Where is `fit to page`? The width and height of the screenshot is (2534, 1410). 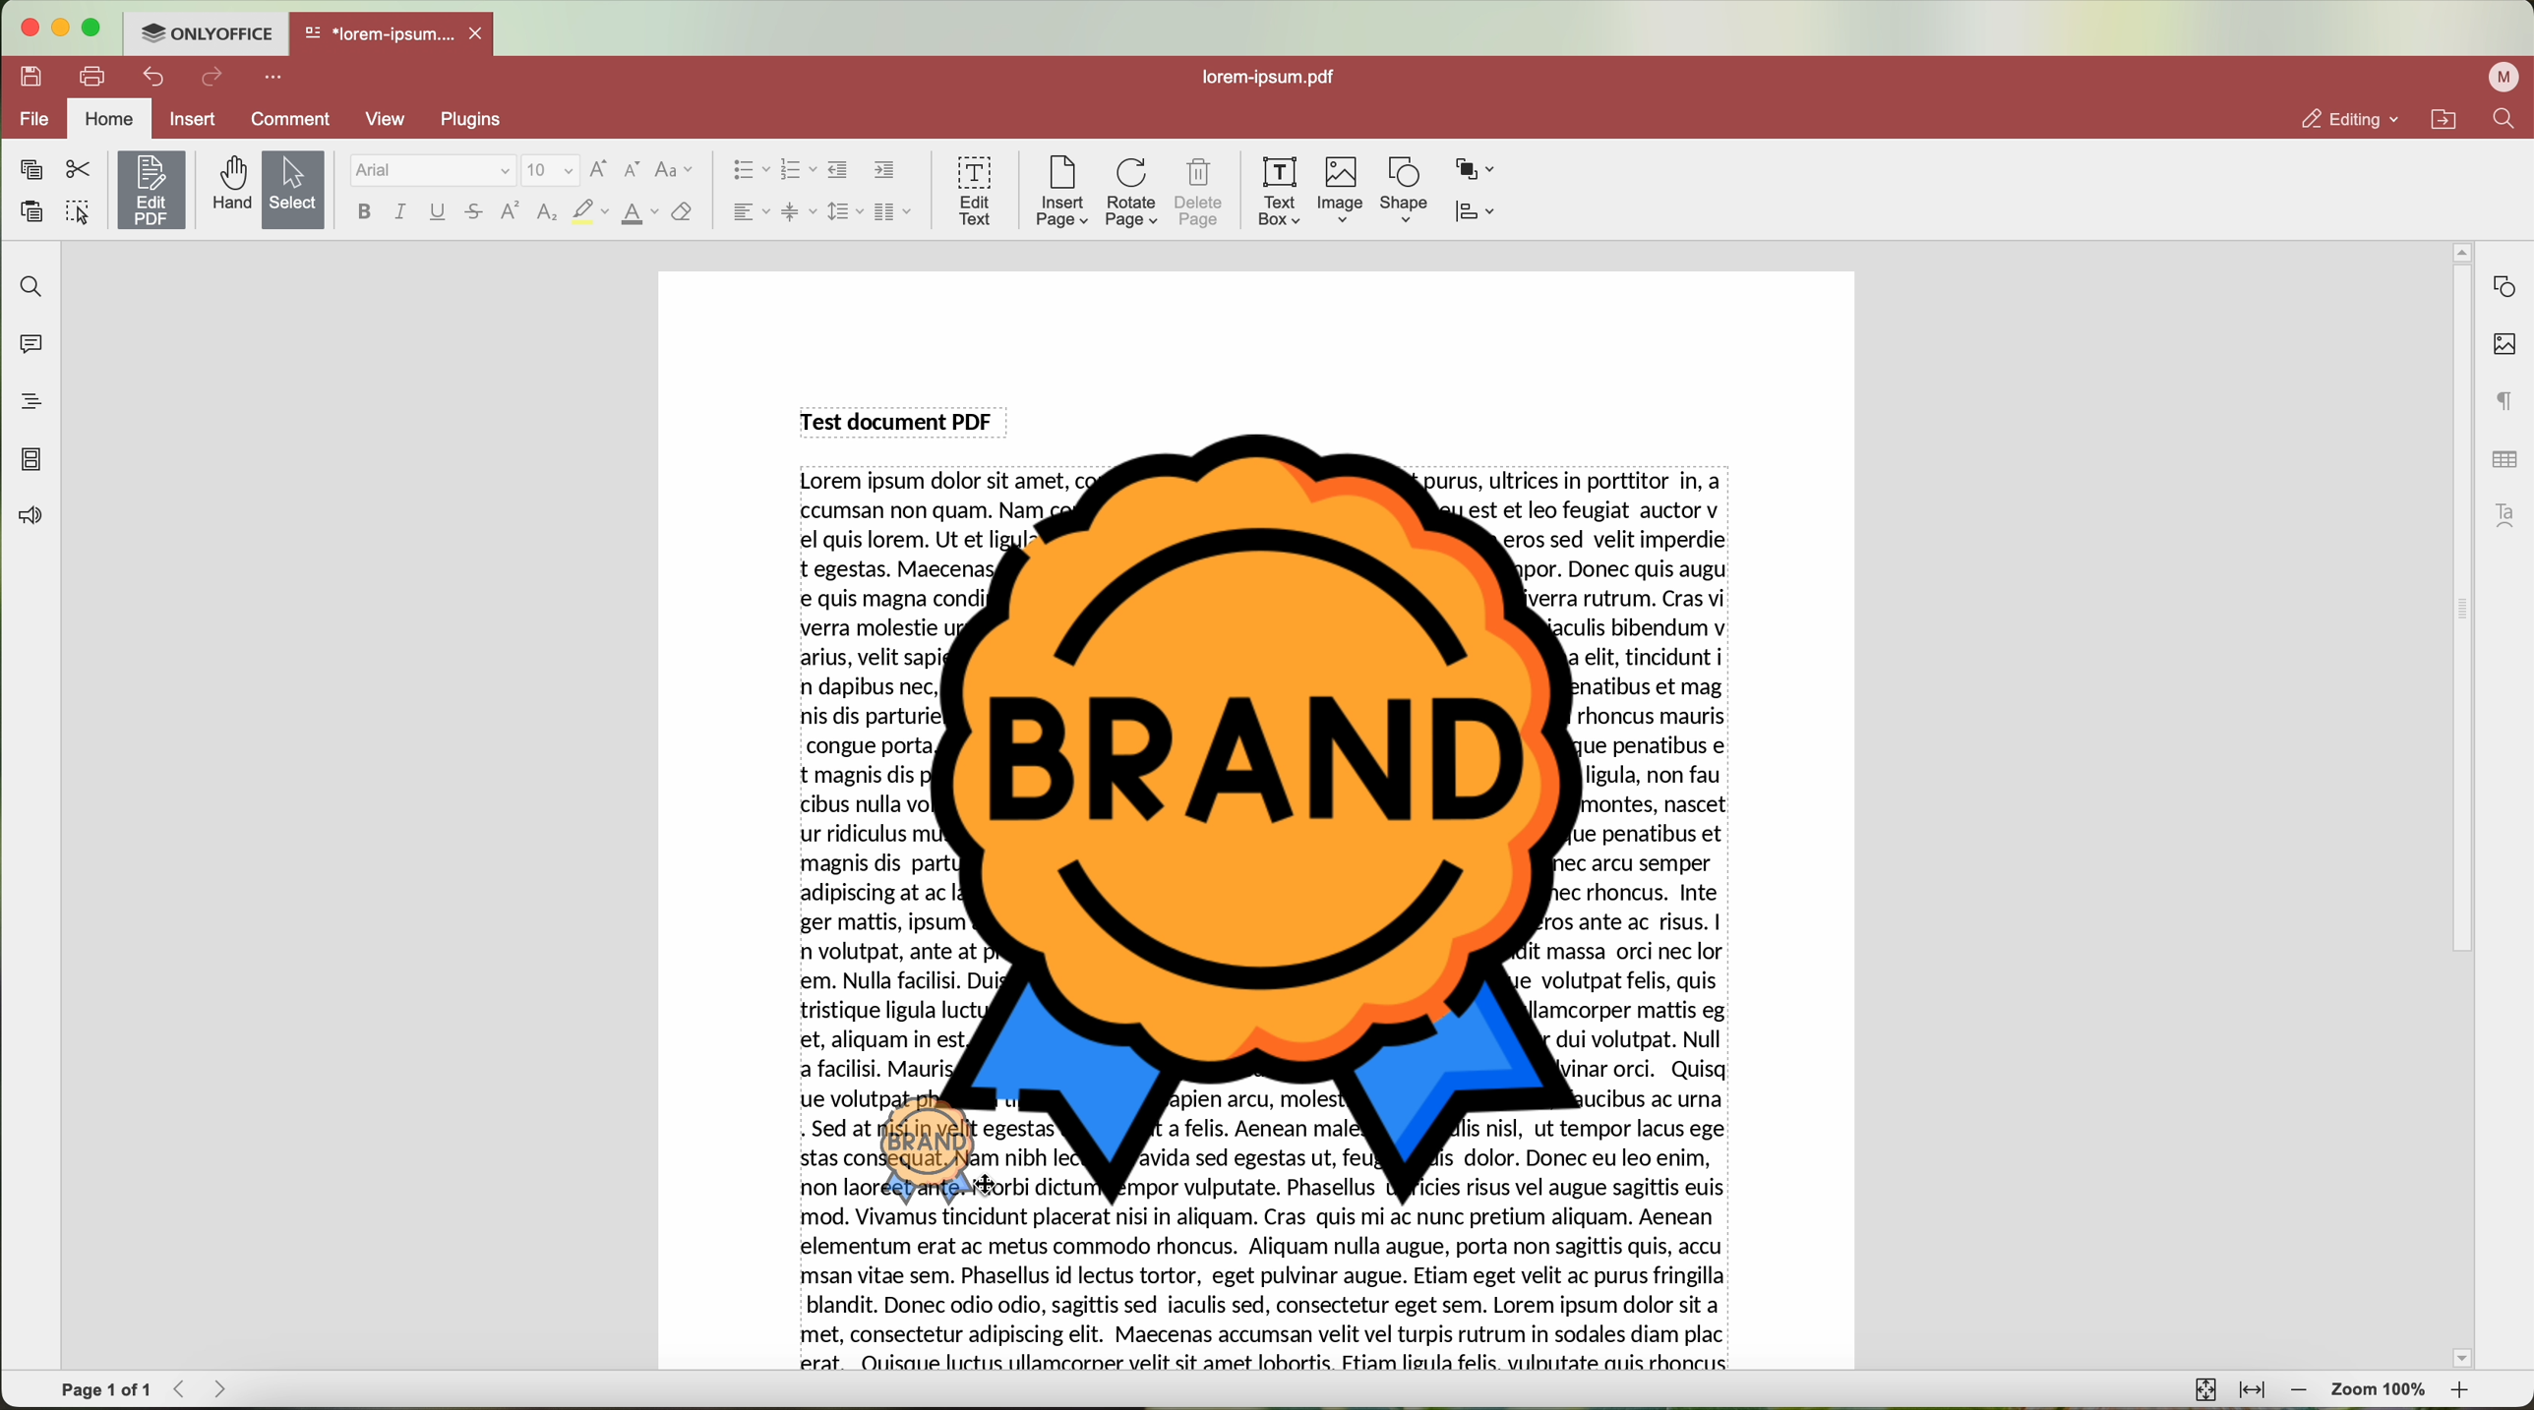
fit to page is located at coordinates (2202, 1388).